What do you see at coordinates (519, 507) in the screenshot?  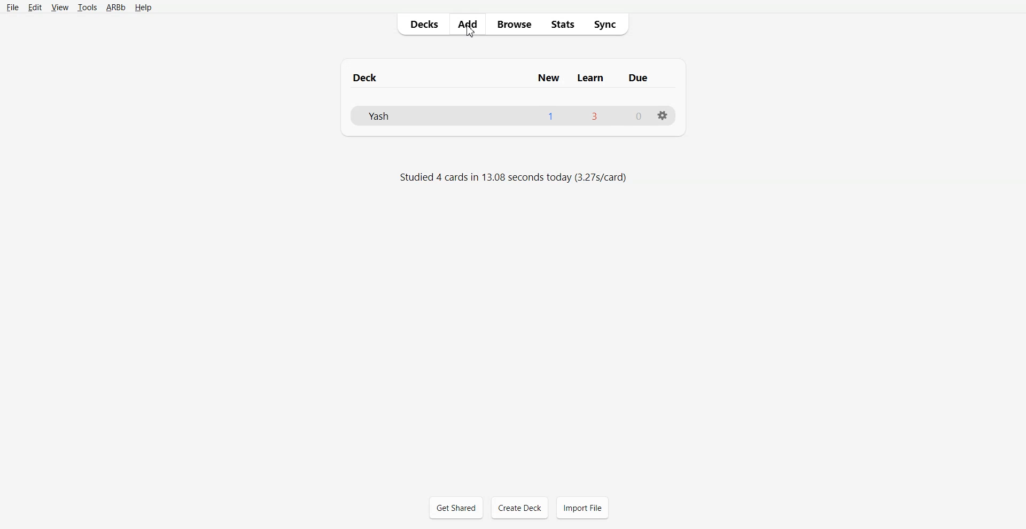 I see `Create Deck` at bounding box center [519, 507].